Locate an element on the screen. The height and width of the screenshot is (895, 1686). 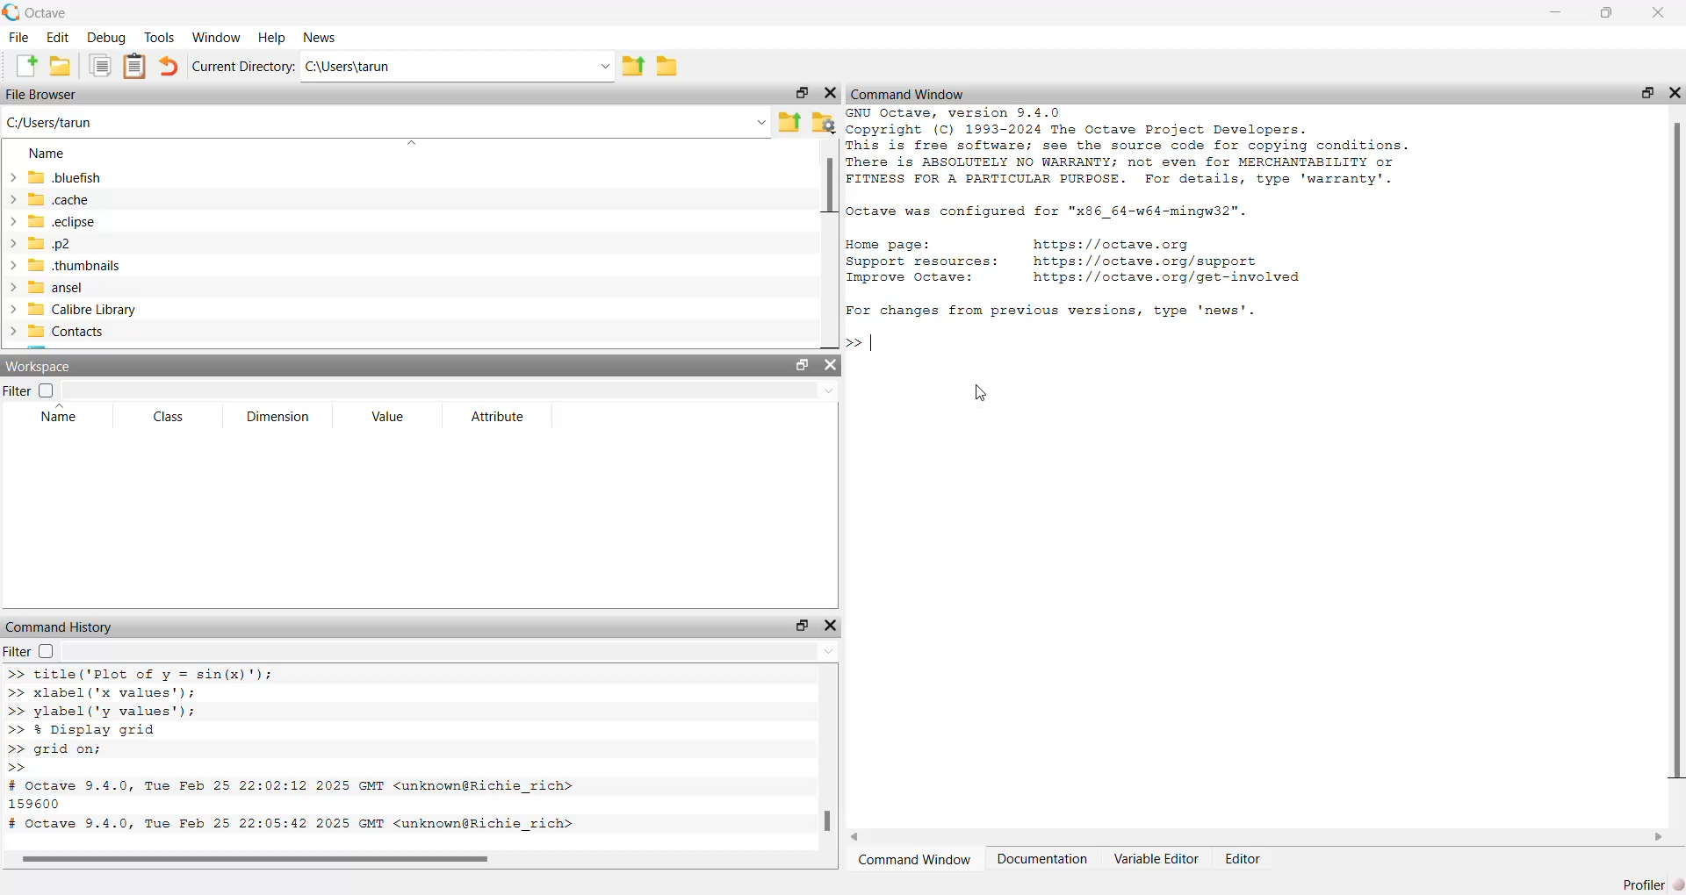
Edit is located at coordinates (58, 39).